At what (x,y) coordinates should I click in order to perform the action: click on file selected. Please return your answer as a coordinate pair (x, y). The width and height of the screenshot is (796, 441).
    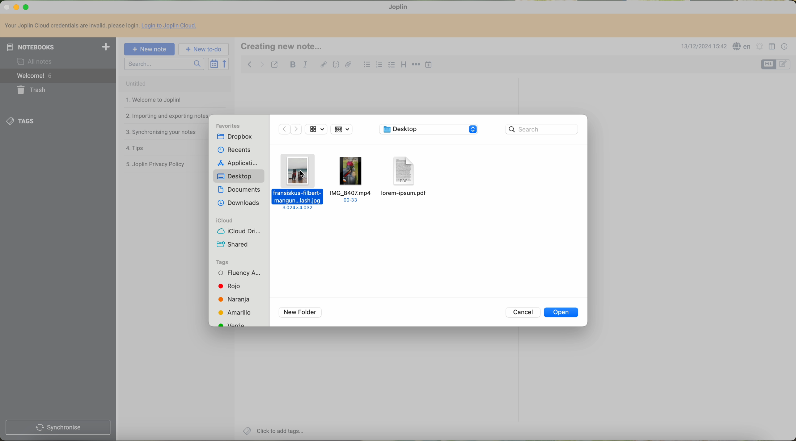
    Looking at the image, I should click on (298, 182).